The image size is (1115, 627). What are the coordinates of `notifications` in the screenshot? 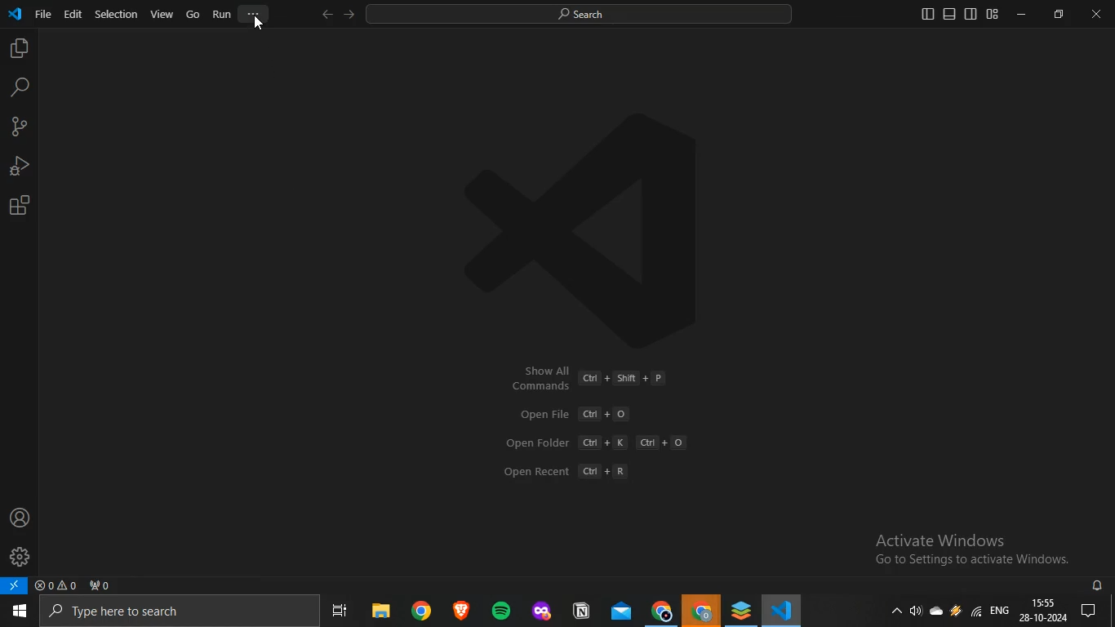 It's located at (1095, 611).